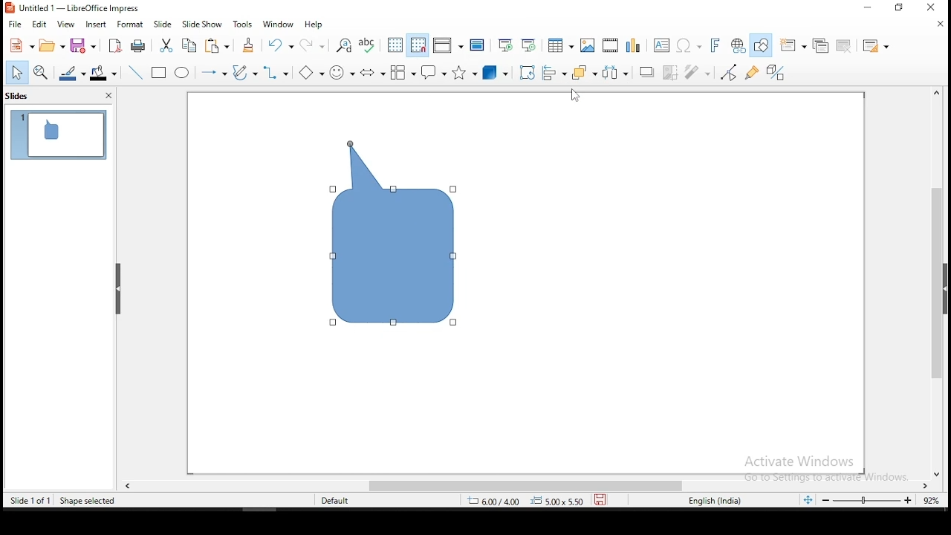 The height and width of the screenshot is (535, 951). I want to click on tools, so click(243, 24).